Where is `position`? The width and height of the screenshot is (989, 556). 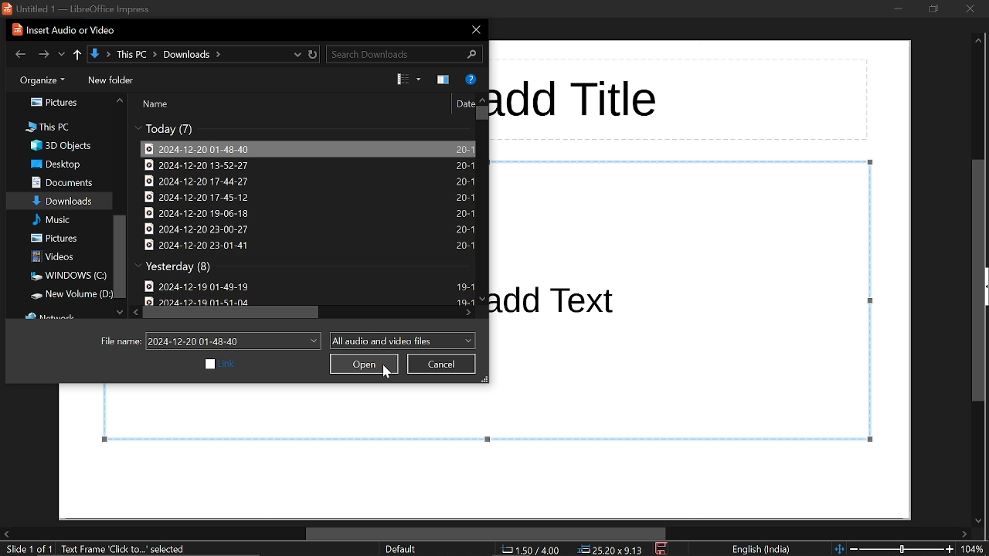 position is located at coordinates (611, 549).